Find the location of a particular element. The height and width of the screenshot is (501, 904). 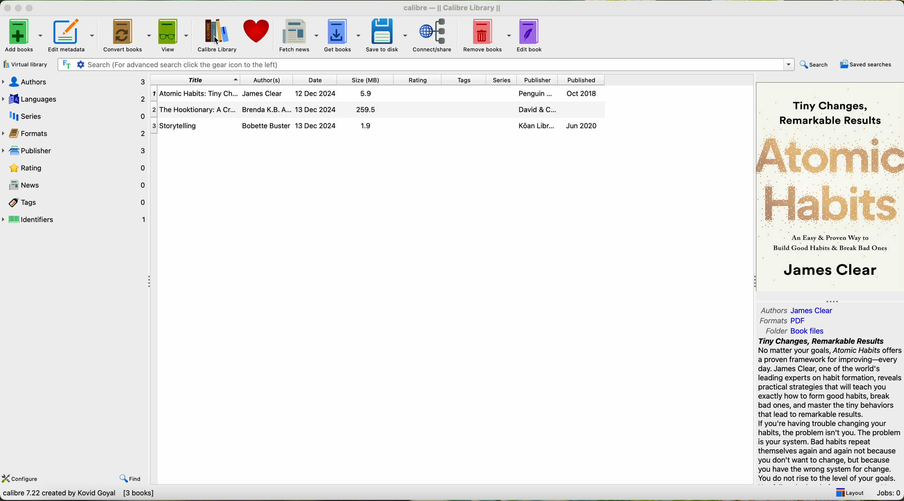

date is located at coordinates (317, 80).